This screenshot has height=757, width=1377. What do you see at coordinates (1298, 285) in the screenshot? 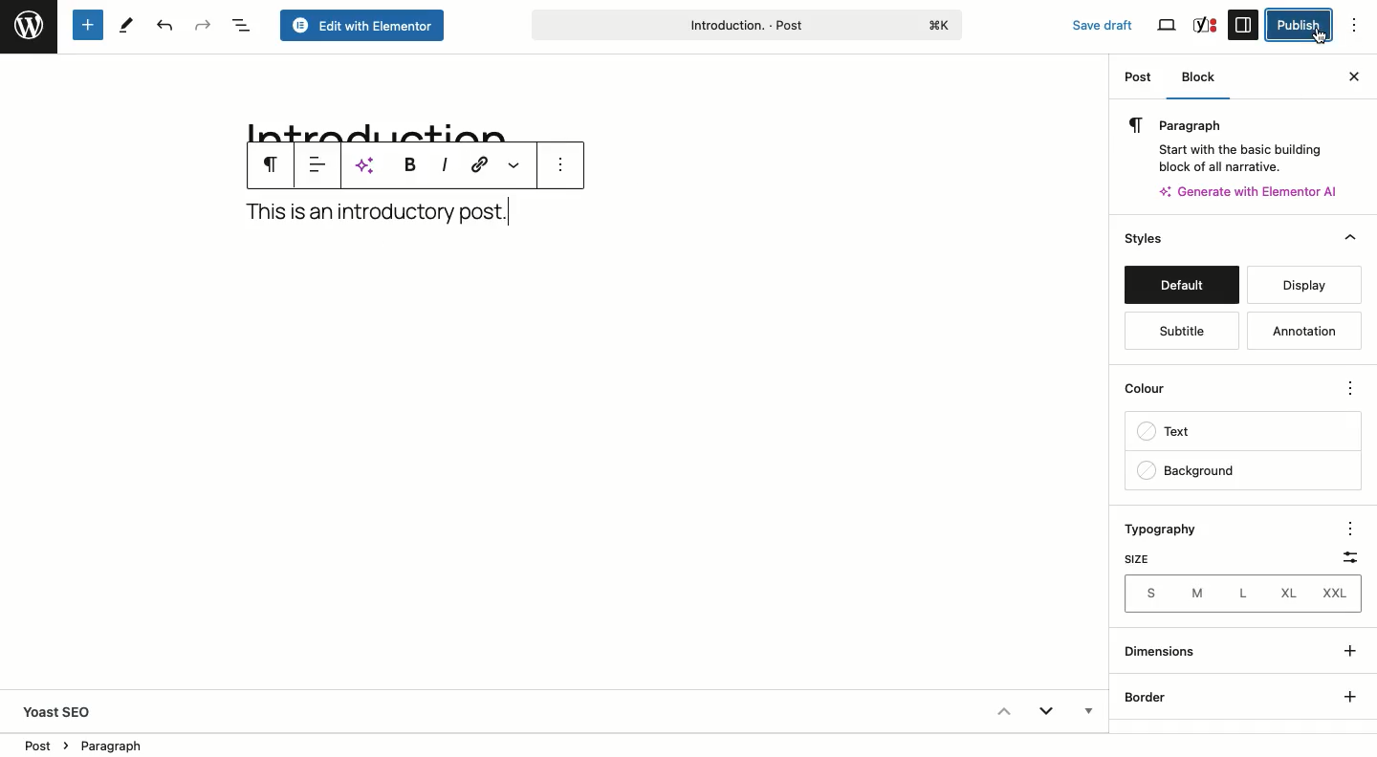
I see `Display` at bounding box center [1298, 285].